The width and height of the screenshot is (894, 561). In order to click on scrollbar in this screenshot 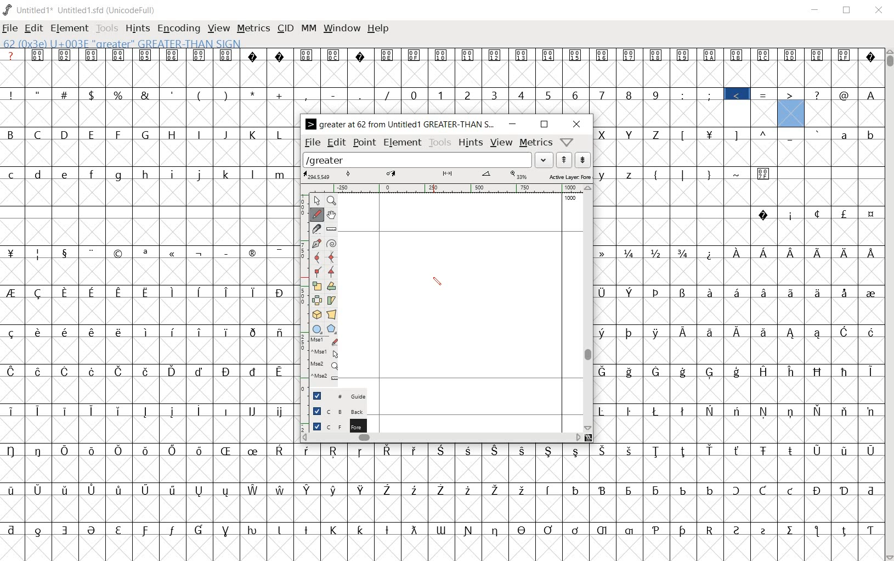, I will do `click(442, 439)`.